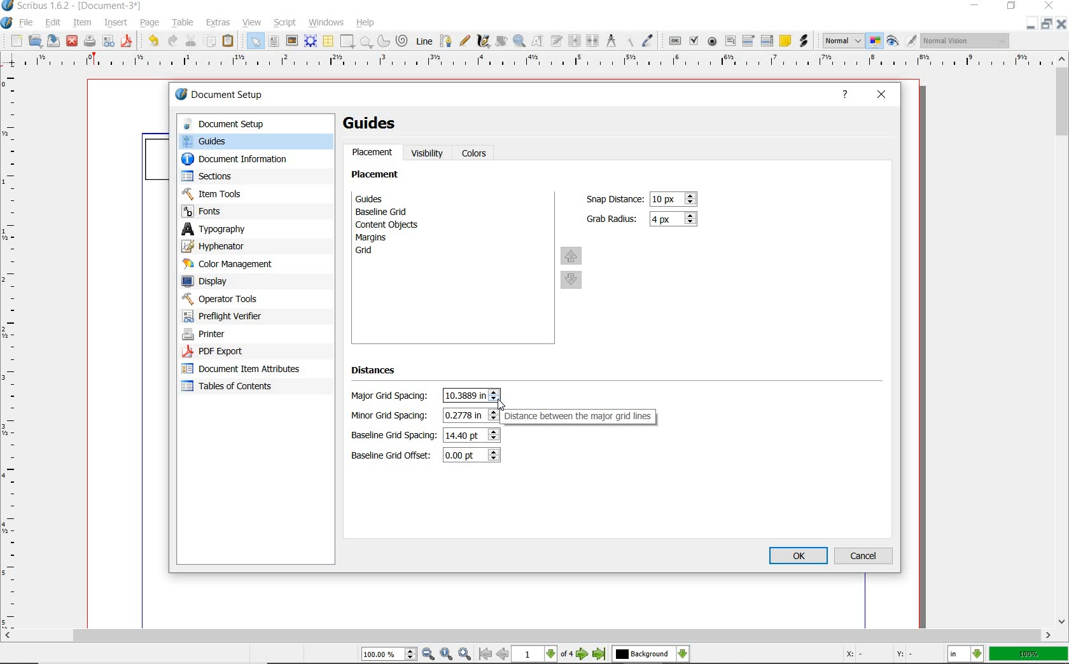 The width and height of the screenshot is (1069, 664). What do you see at coordinates (381, 252) in the screenshot?
I see `grid` at bounding box center [381, 252].